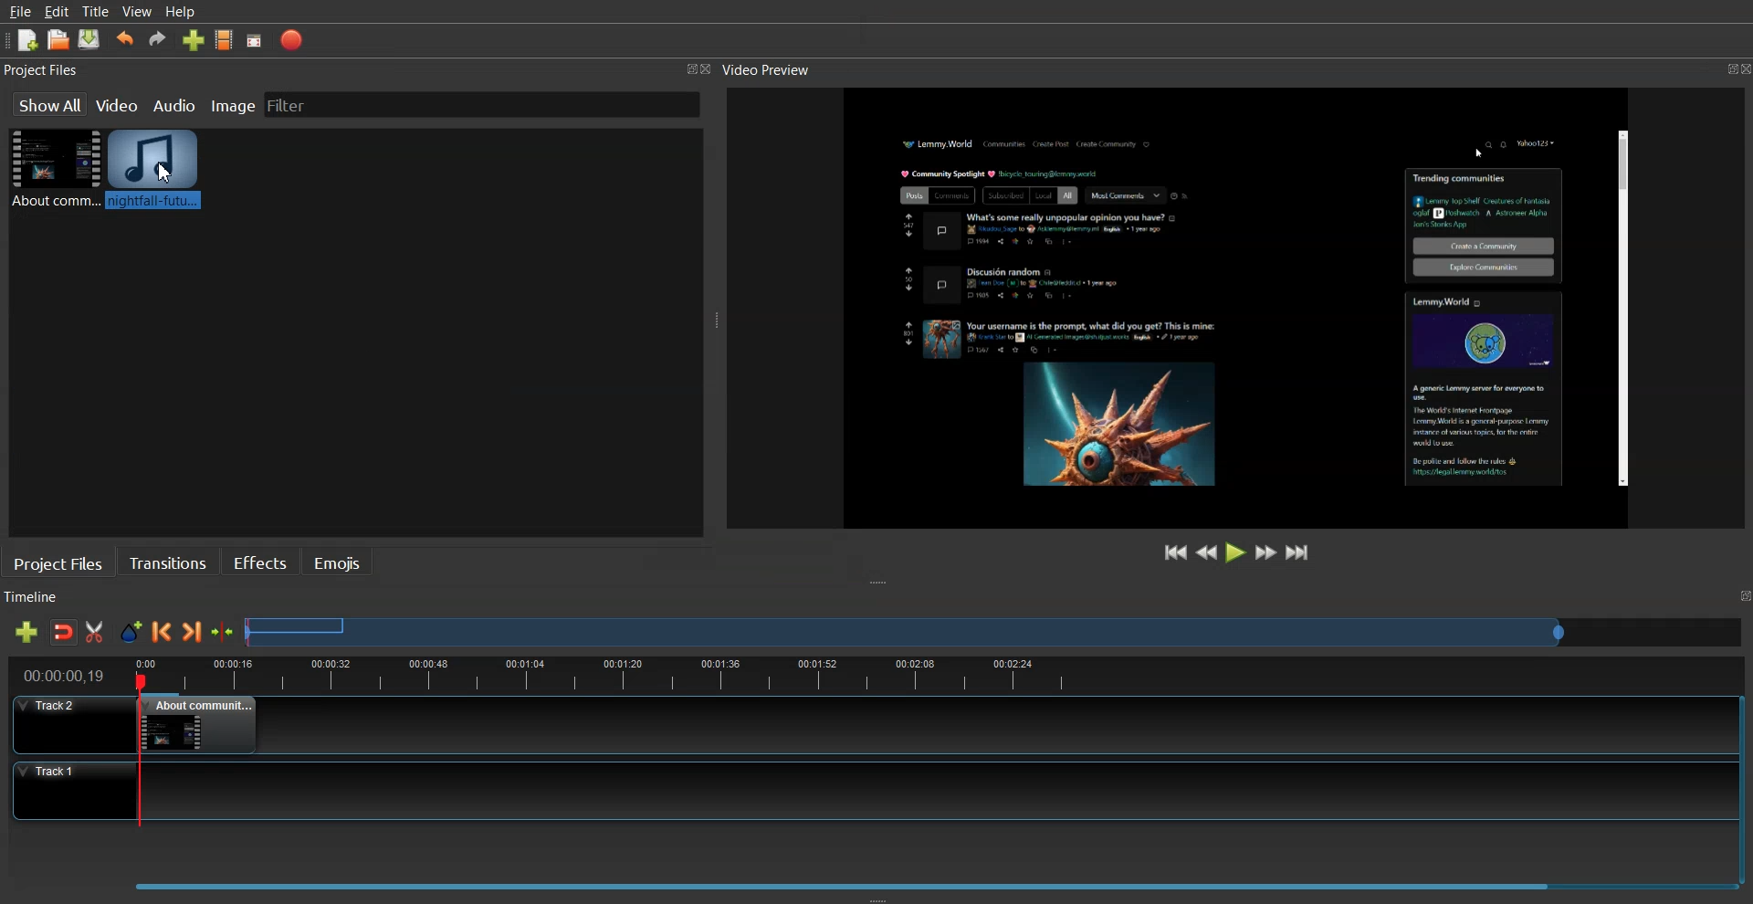  What do you see at coordinates (225, 39) in the screenshot?
I see `Choose Profile` at bounding box center [225, 39].